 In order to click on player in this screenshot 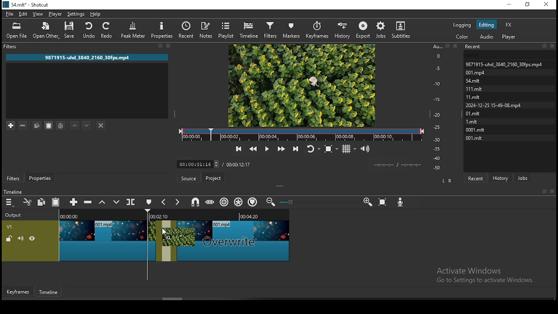, I will do `click(55, 14)`.